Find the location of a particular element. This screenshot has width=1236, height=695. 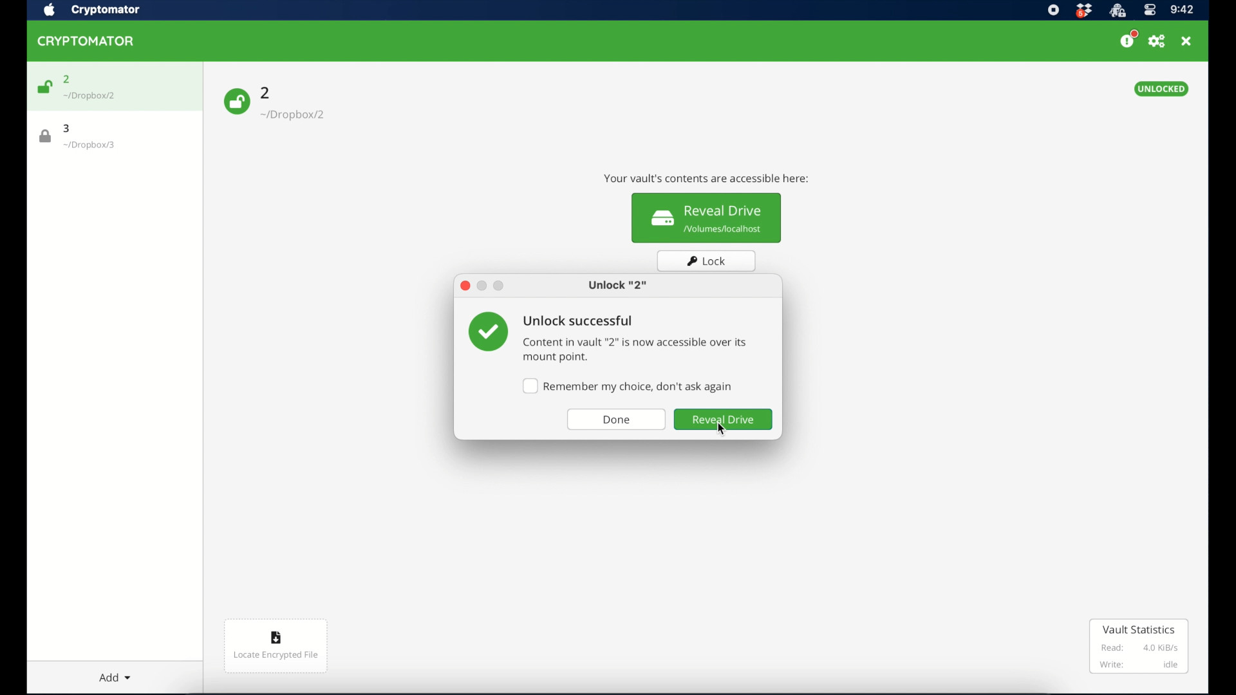

done is located at coordinates (616, 419).